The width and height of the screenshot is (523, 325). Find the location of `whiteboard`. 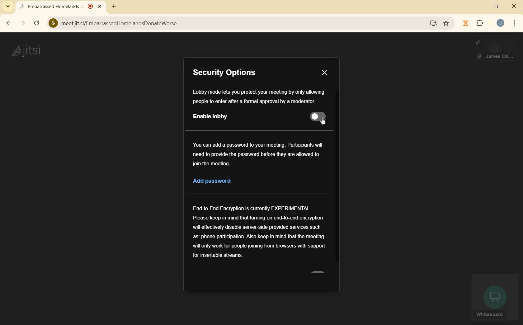

whiteboard is located at coordinates (494, 298).